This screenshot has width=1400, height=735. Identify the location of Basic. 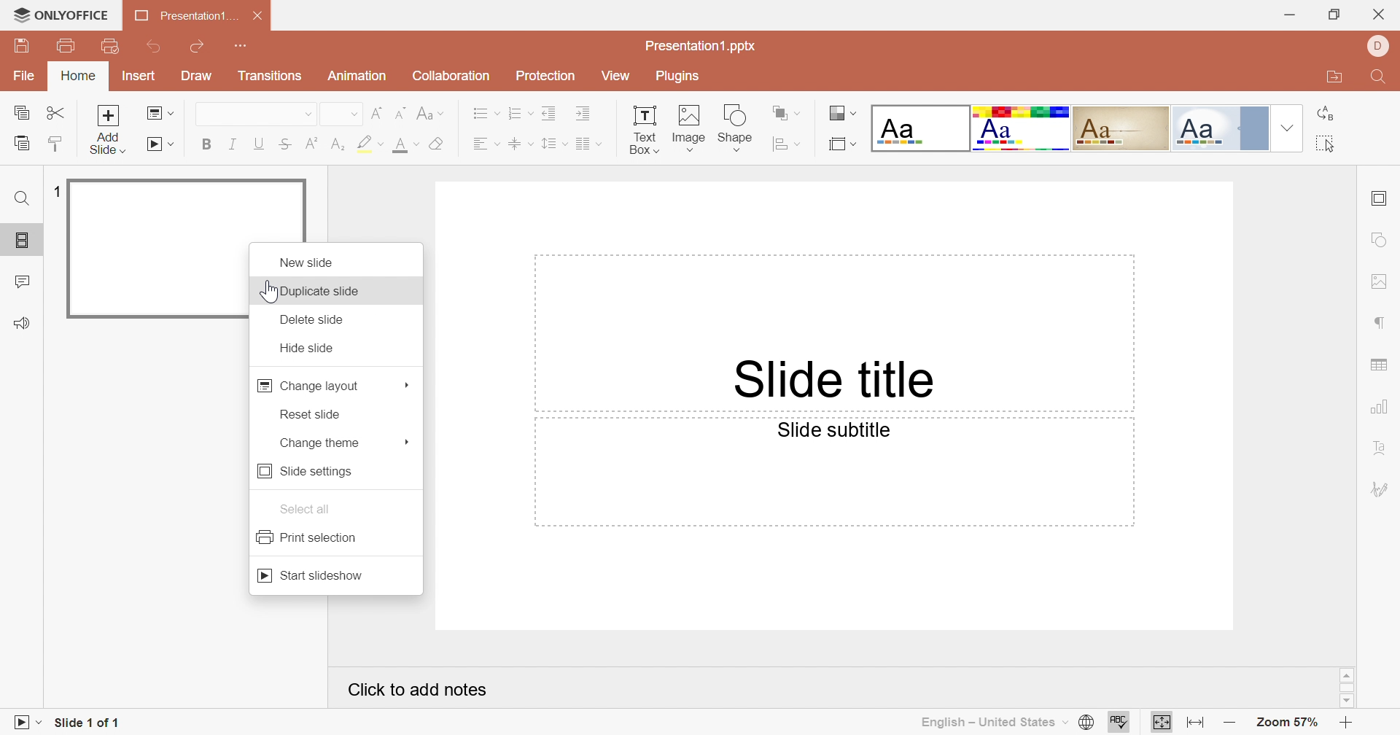
(1019, 129).